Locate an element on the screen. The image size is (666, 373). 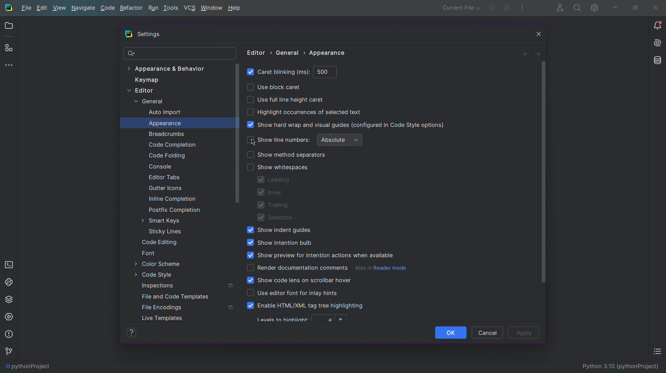
Editor is located at coordinates (143, 92).